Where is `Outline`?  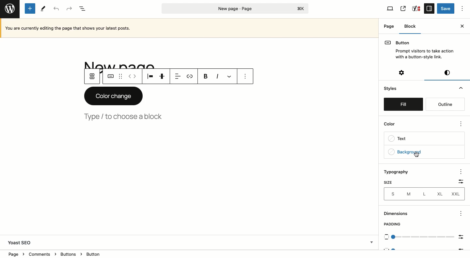 Outline is located at coordinates (446, 104).